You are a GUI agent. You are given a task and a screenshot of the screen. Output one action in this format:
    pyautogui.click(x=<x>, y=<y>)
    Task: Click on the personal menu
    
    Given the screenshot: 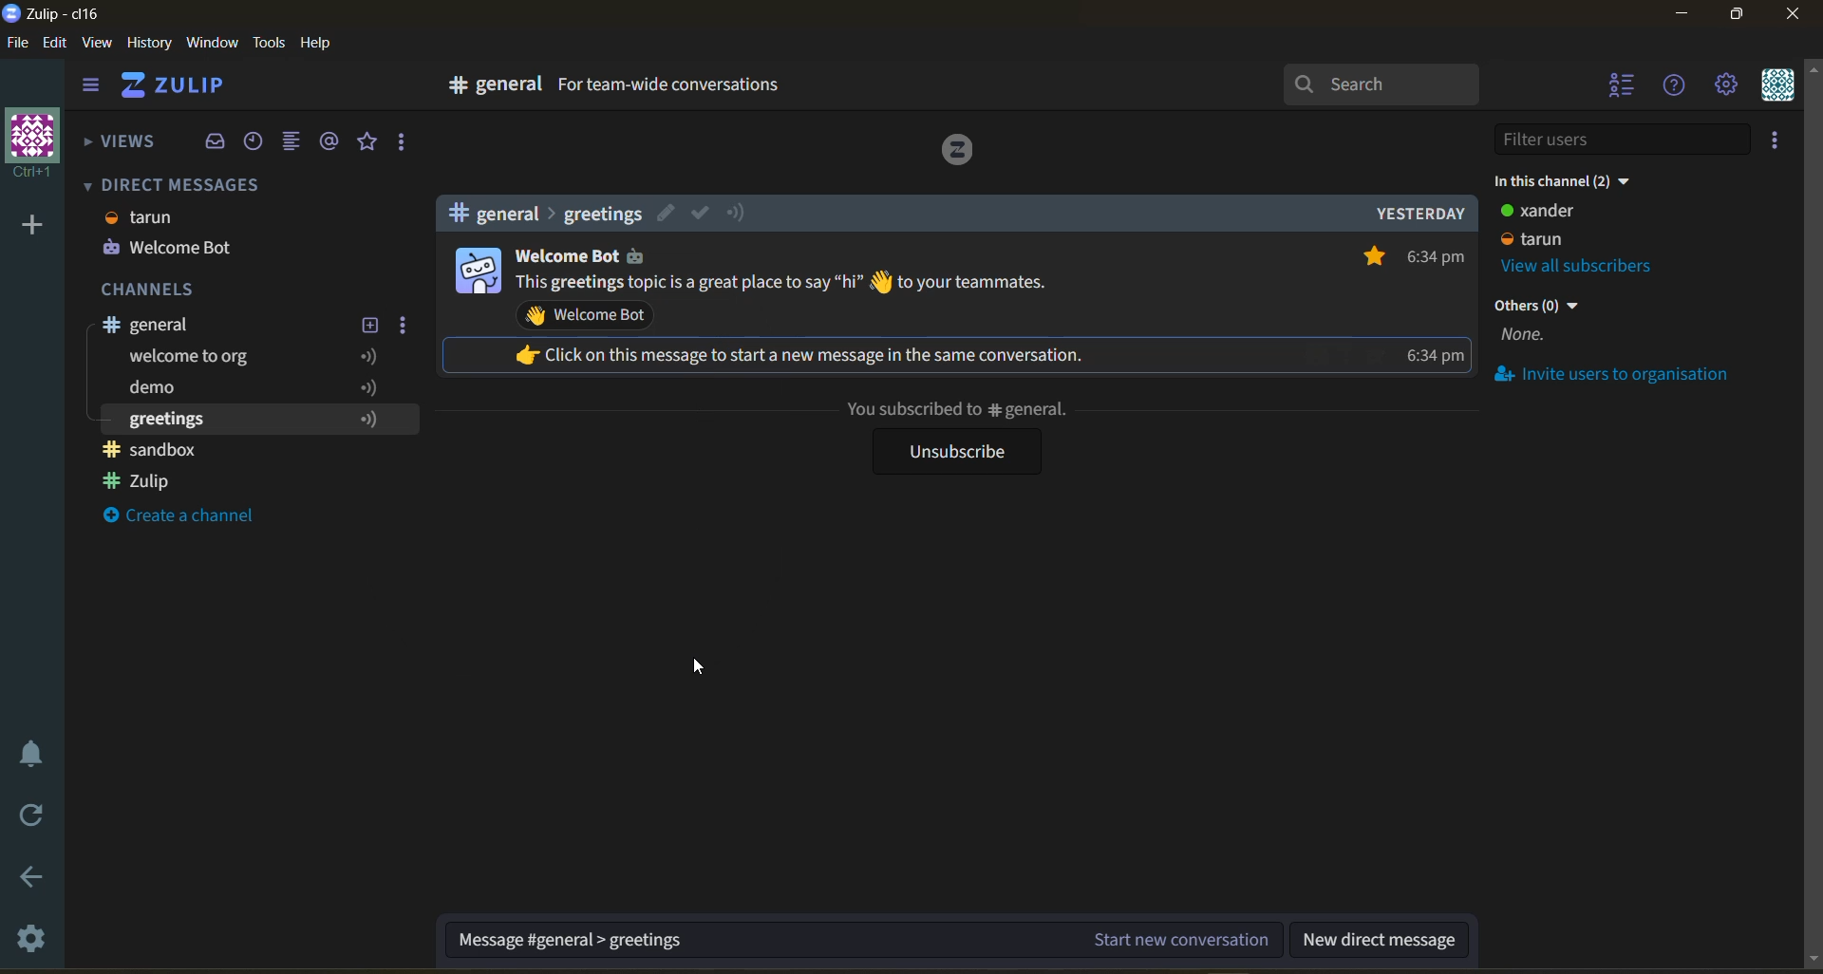 What is the action you would take?
    pyautogui.click(x=1783, y=86)
    